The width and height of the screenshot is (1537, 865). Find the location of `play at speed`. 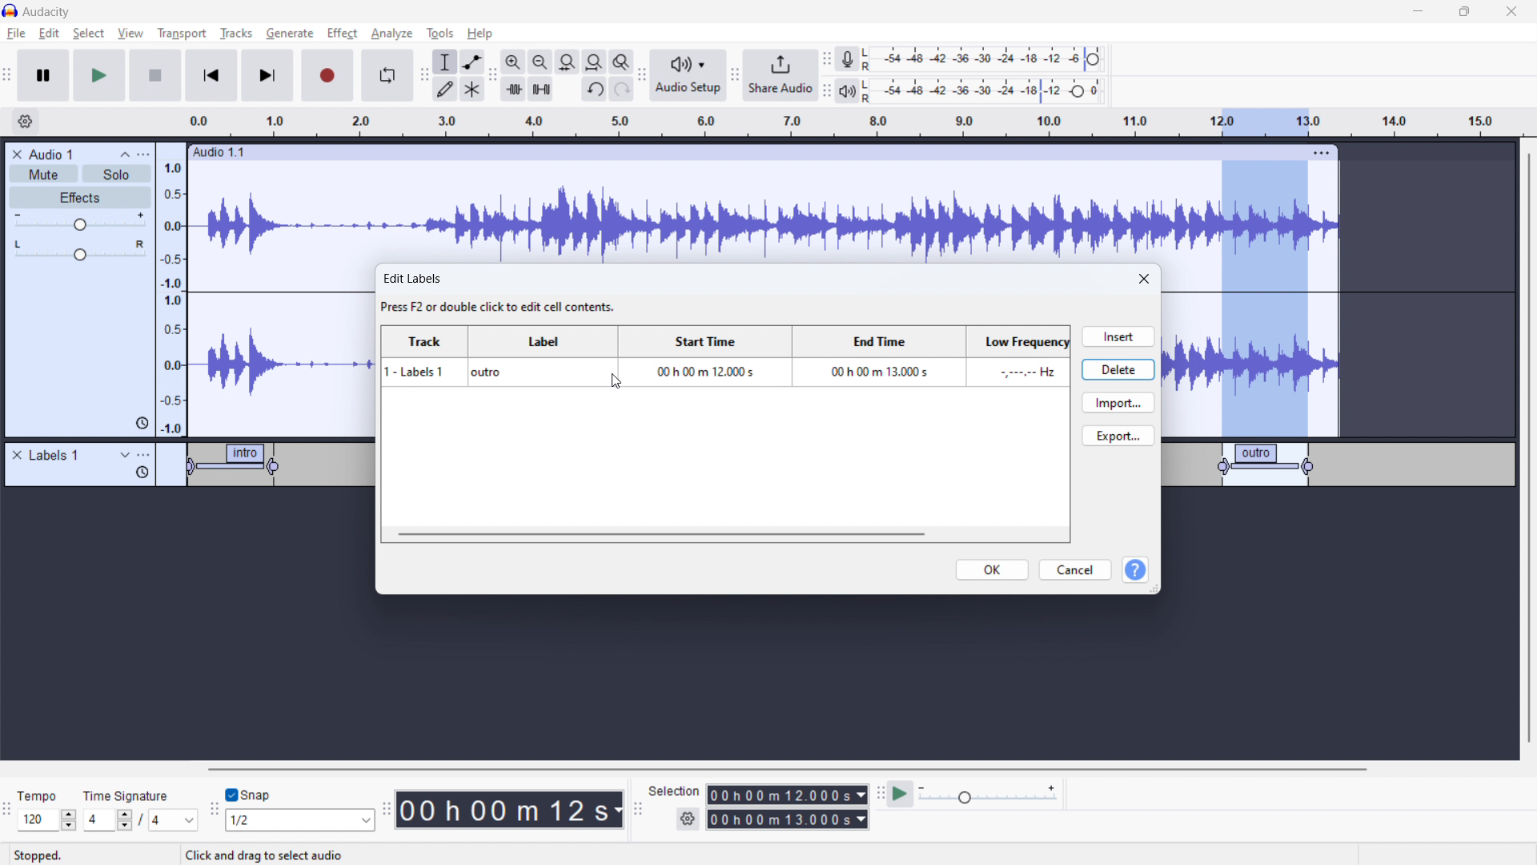

play at speed is located at coordinates (900, 793).